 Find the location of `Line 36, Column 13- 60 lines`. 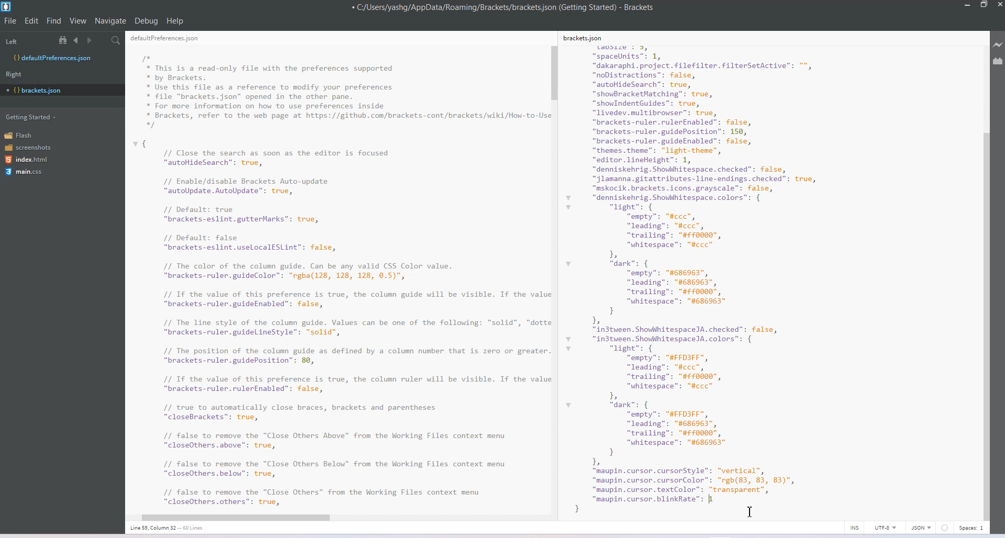

Line 36, Column 13- 60 lines is located at coordinates (172, 528).